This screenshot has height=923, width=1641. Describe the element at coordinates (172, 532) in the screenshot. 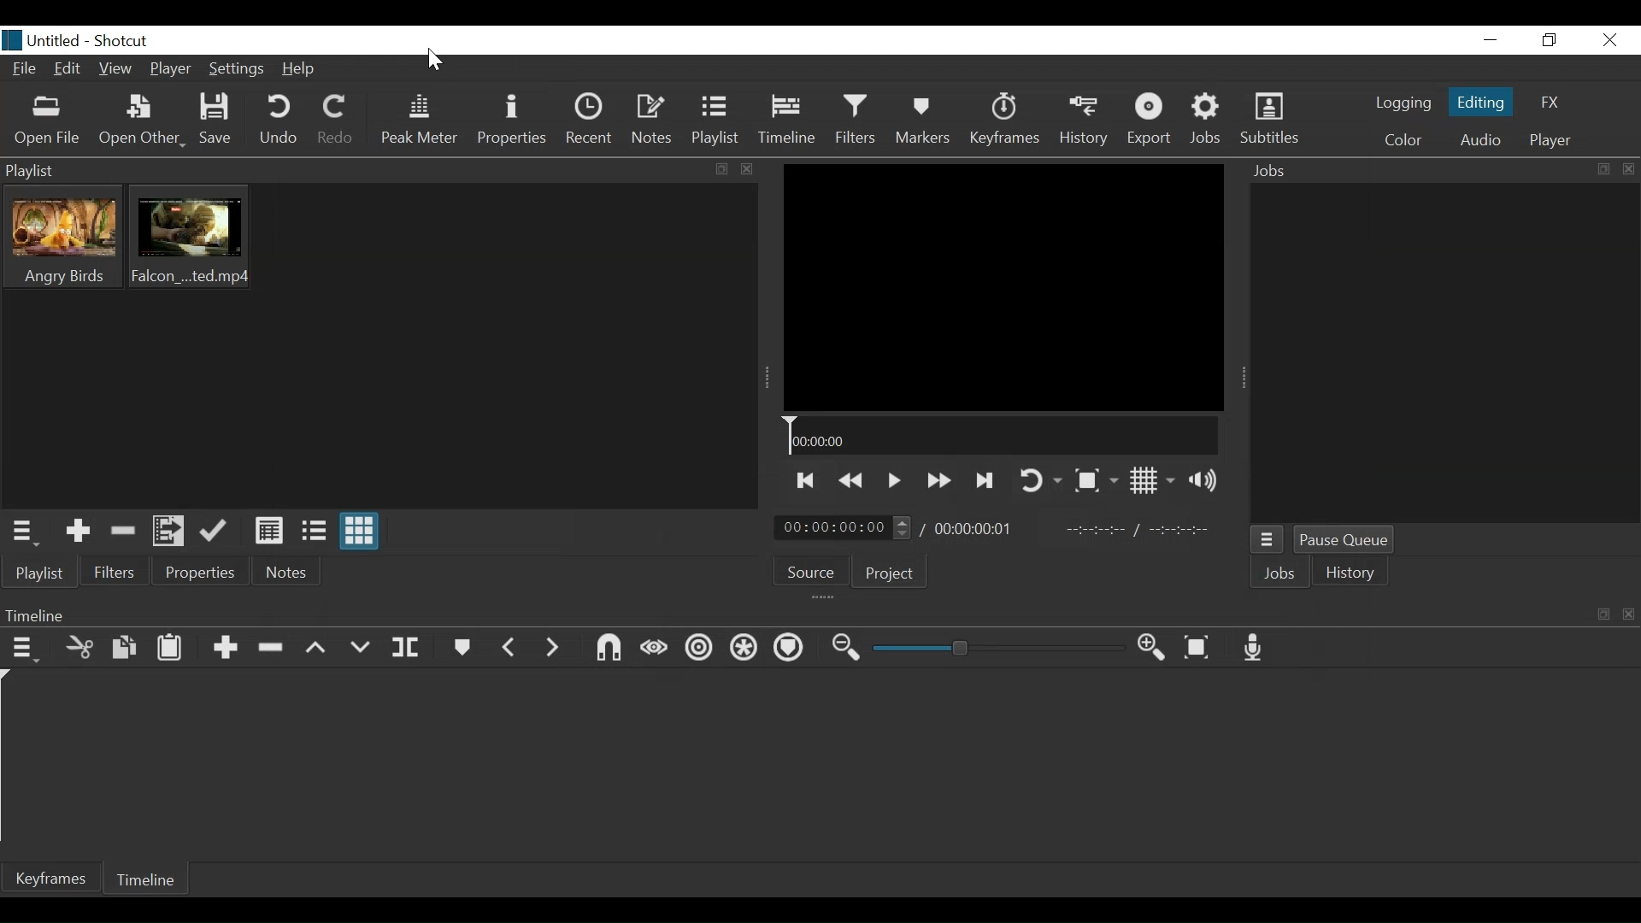

I see `Add files to the playlist` at that location.